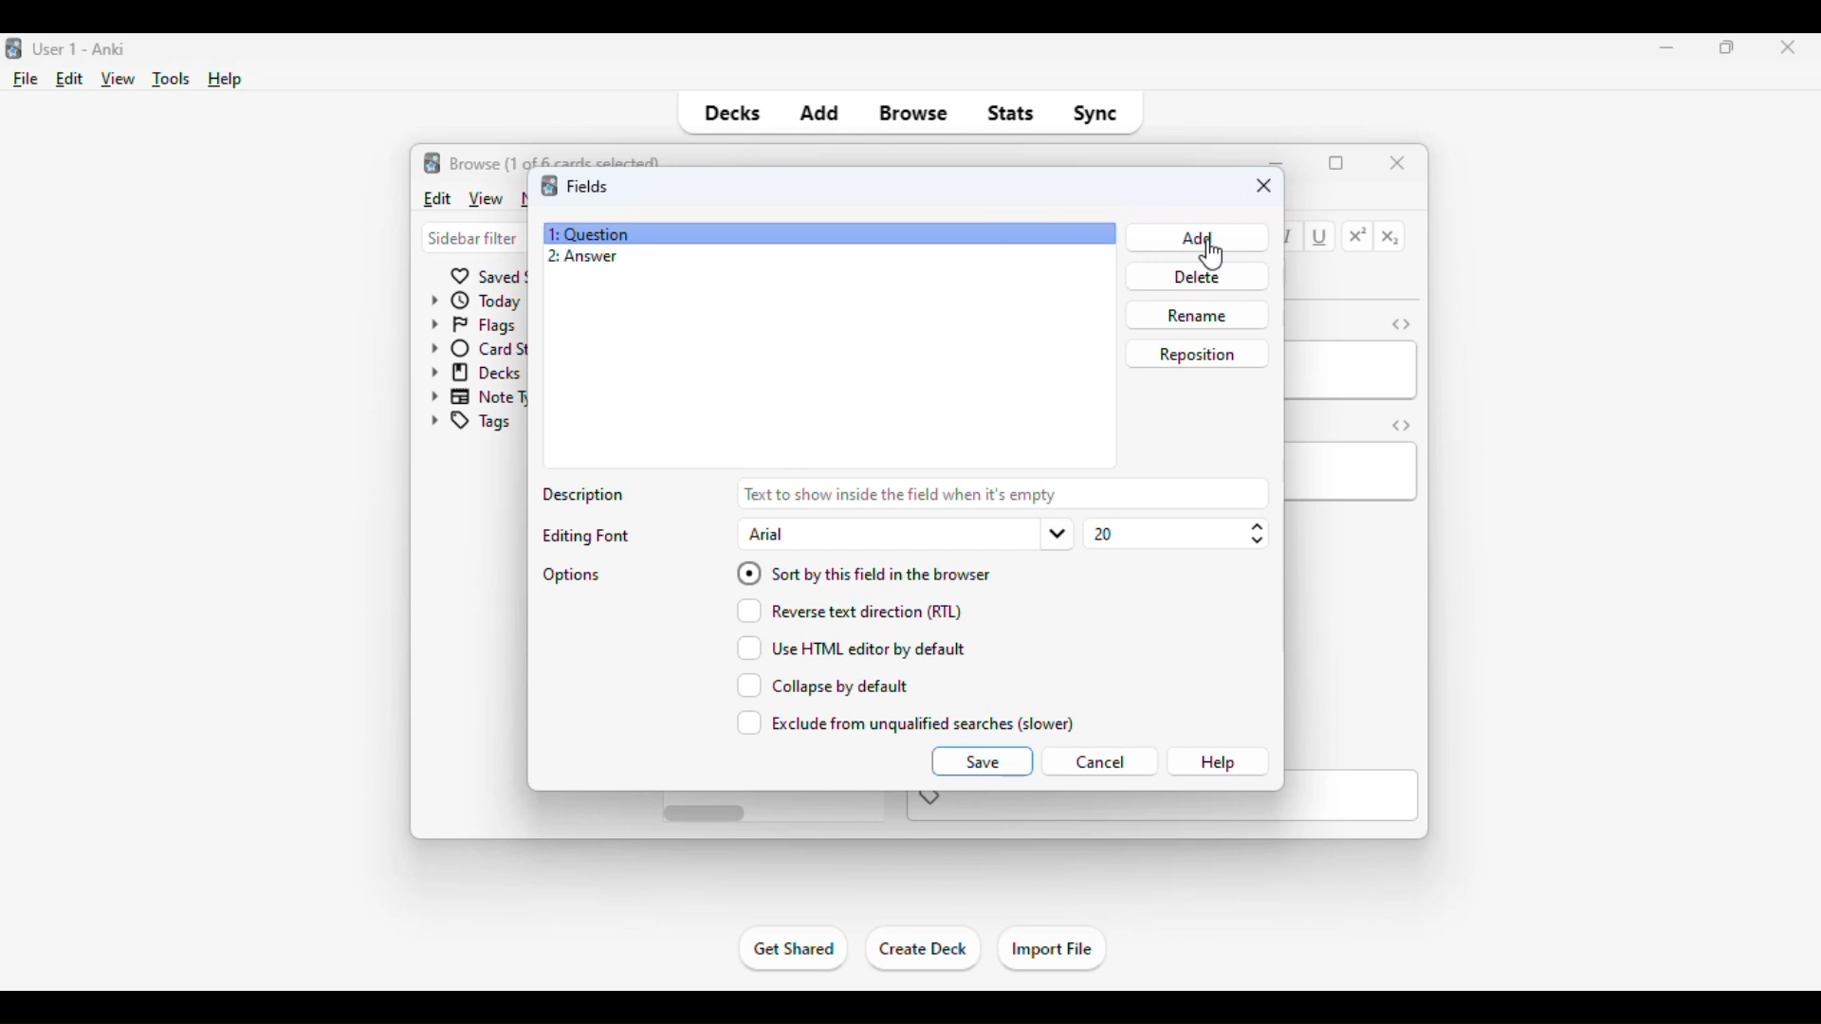  Describe the element at coordinates (1099, 762) in the screenshot. I see `cancel` at that location.